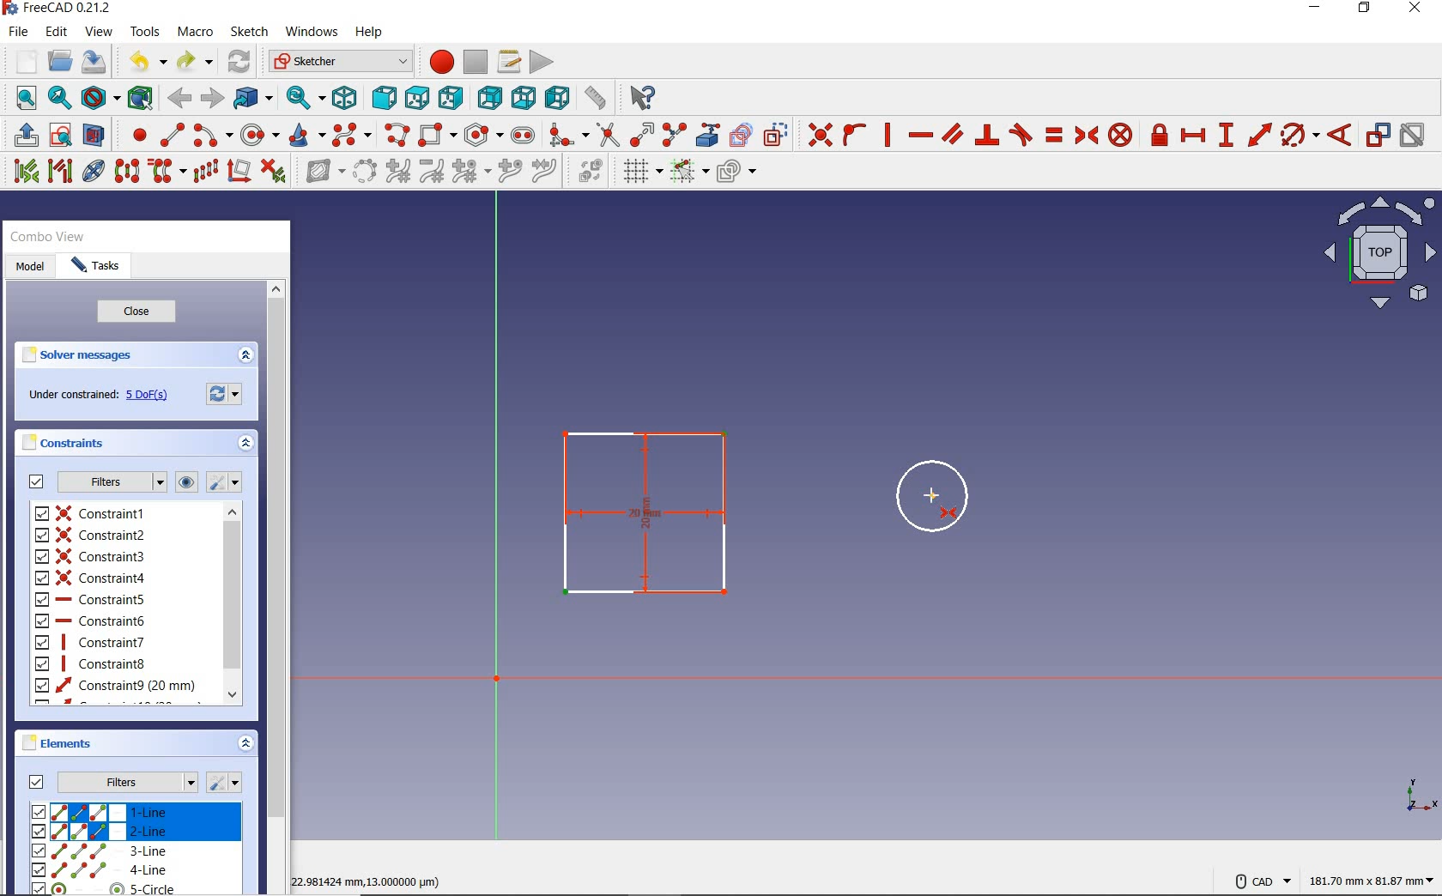 This screenshot has height=896, width=1442. I want to click on modify knot multiplicity, so click(471, 173).